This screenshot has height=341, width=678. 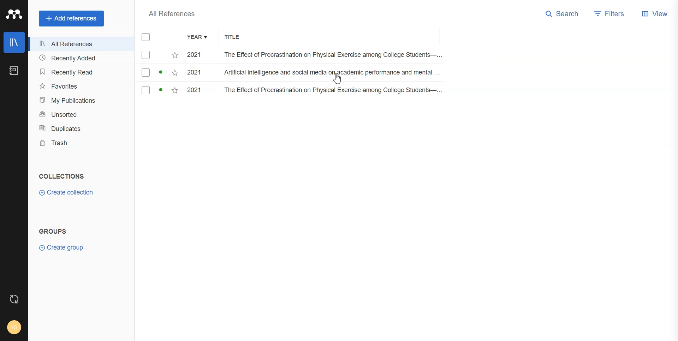 What do you see at coordinates (66, 193) in the screenshot?
I see `Create collection` at bounding box center [66, 193].